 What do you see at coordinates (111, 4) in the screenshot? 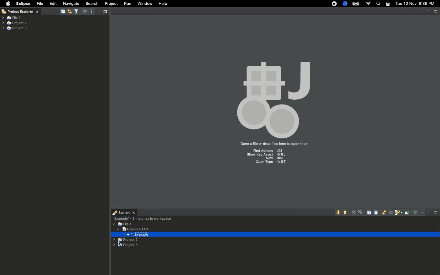
I see `Project` at bounding box center [111, 4].